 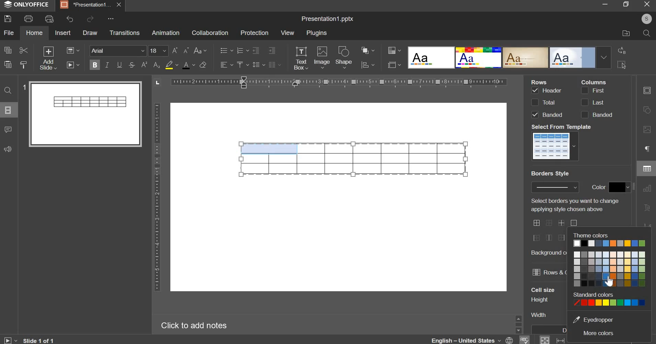 I want to click on copy style, so click(x=24, y=65).